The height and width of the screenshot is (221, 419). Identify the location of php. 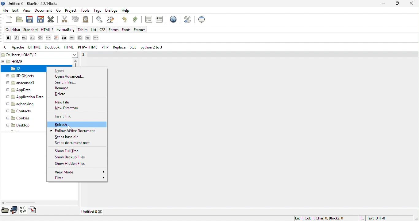
(106, 48).